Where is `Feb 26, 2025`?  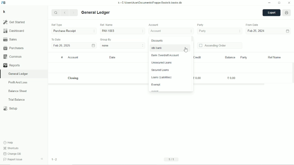
Feb 26, 2025 is located at coordinates (62, 46).